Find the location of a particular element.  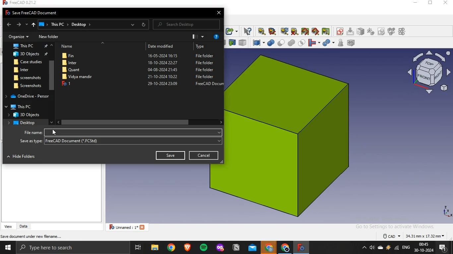

refresh is located at coordinates (284, 31).